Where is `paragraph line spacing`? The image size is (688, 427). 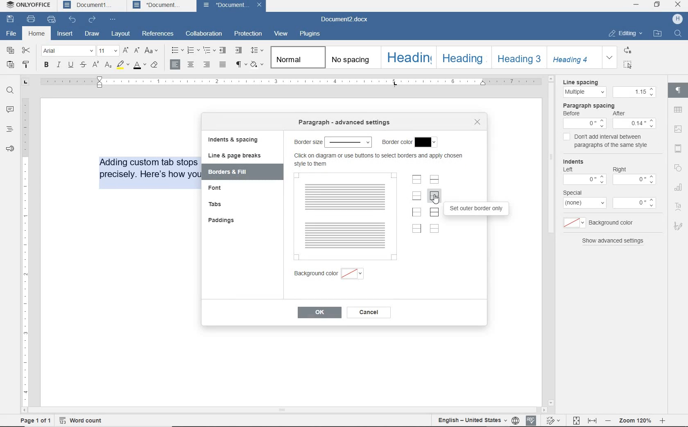 paragraph line spacing is located at coordinates (257, 50).